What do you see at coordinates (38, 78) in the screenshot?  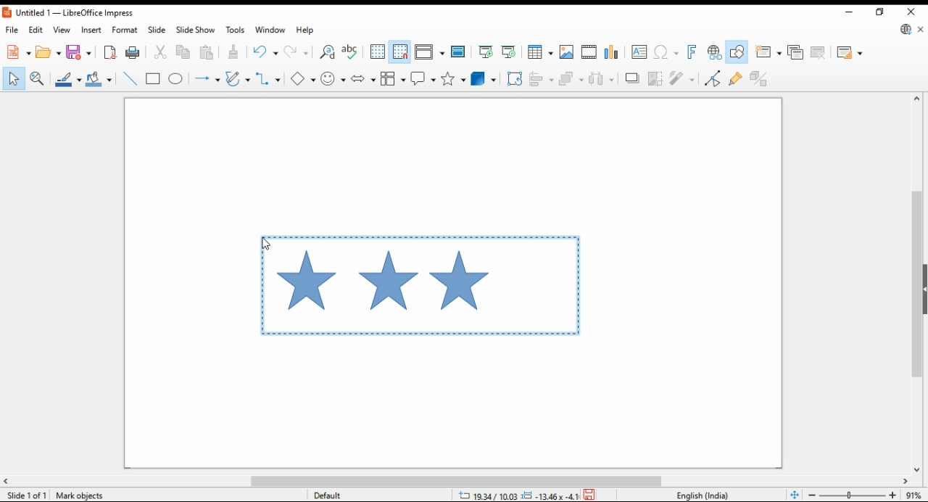 I see `pan and zoom` at bounding box center [38, 78].